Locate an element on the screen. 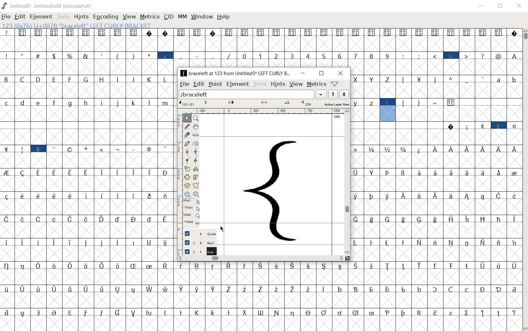  add a point, then drag out its control points is located at coordinates (186, 143).